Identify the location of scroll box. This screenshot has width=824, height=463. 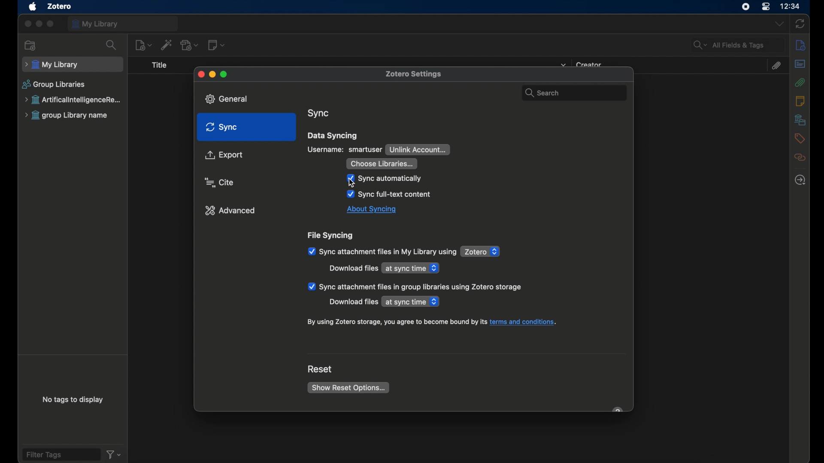
(631, 251).